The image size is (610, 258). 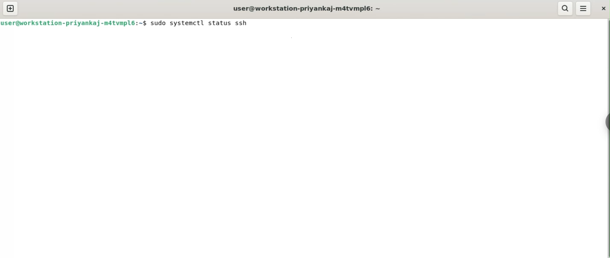 I want to click on close, so click(x=602, y=9).